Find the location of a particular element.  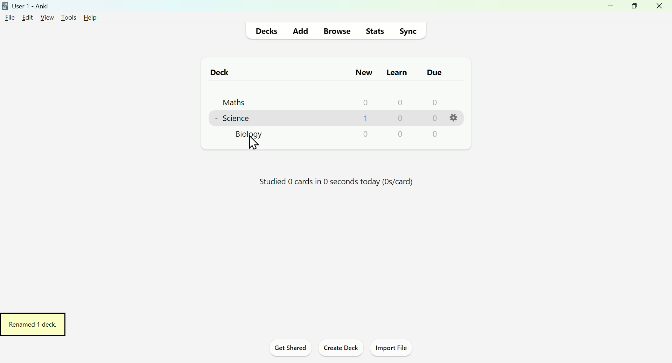

New is located at coordinates (363, 72).